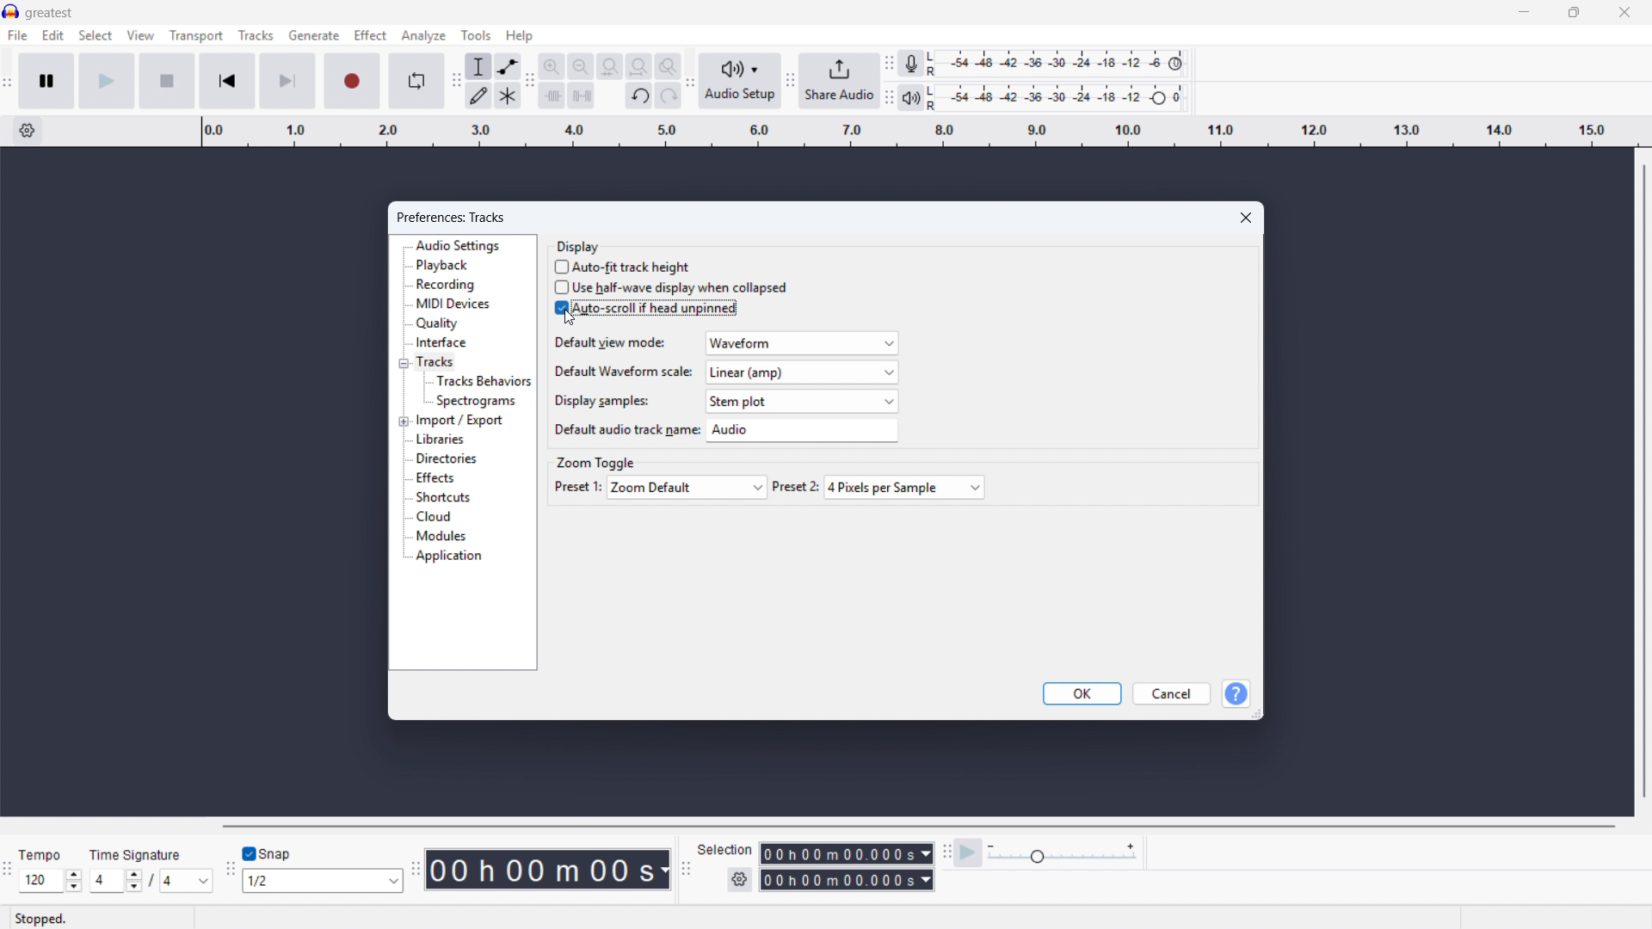 This screenshot has width=1652, height=929. I want to click on Application , so click(449, 557).